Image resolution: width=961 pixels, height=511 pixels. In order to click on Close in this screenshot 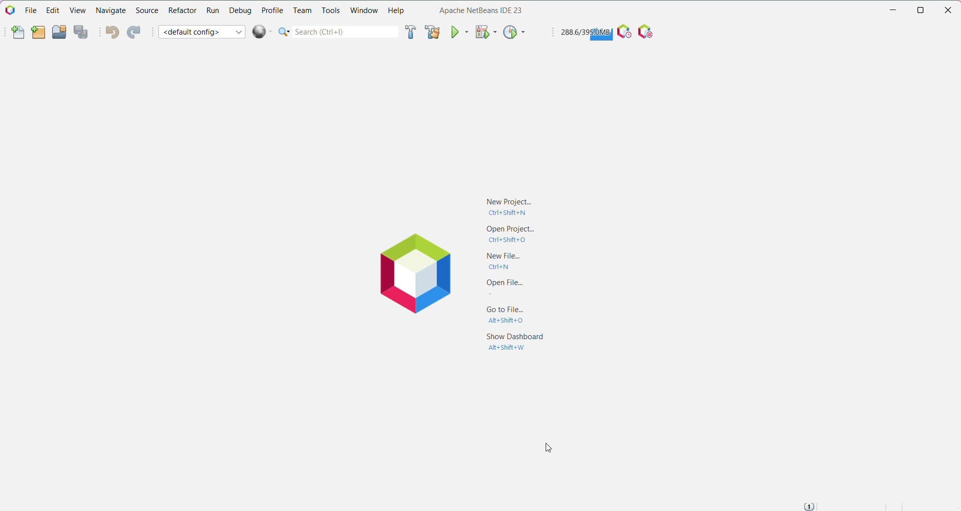, I will do `click(950, 11)`.